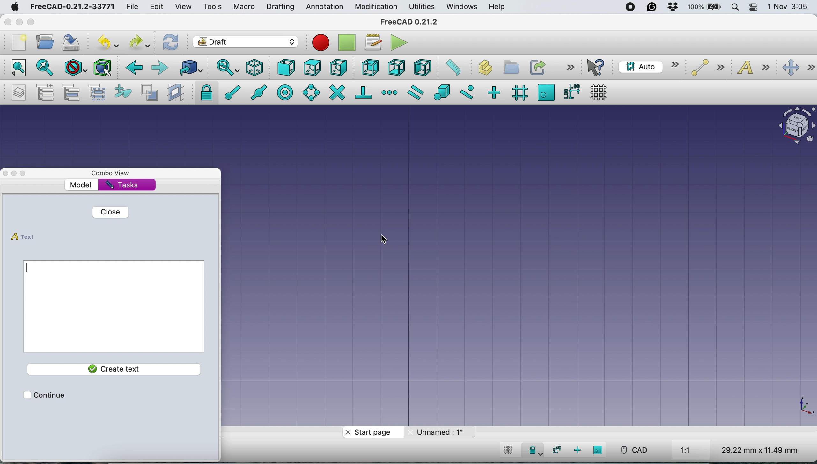  What do you see at coordinates (227, 68) in the screenshot?
I see `sync view` at bounding box center [227, 68].